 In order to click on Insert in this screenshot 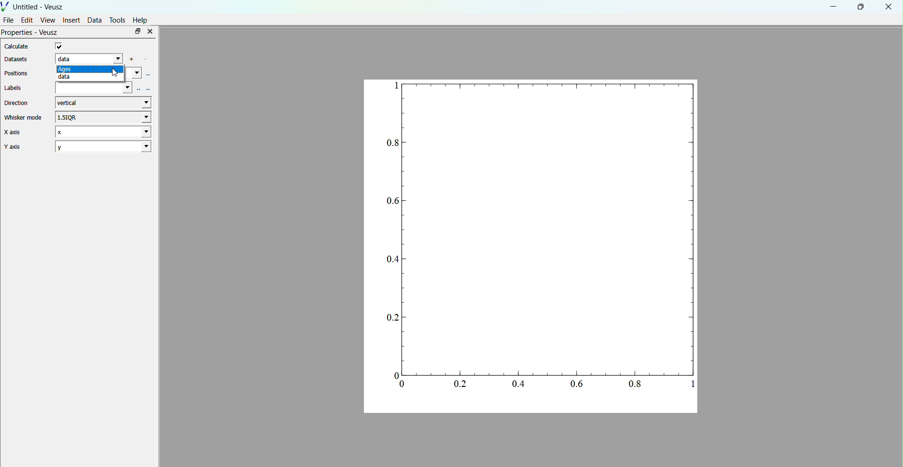, I will do `click(72, 20)`.